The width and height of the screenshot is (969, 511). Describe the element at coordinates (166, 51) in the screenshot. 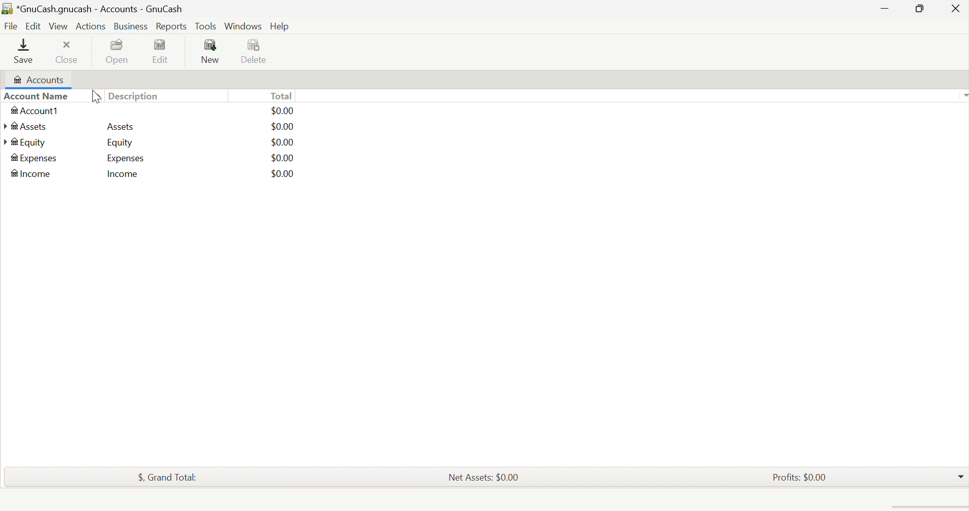

I see `Edit` at that location.